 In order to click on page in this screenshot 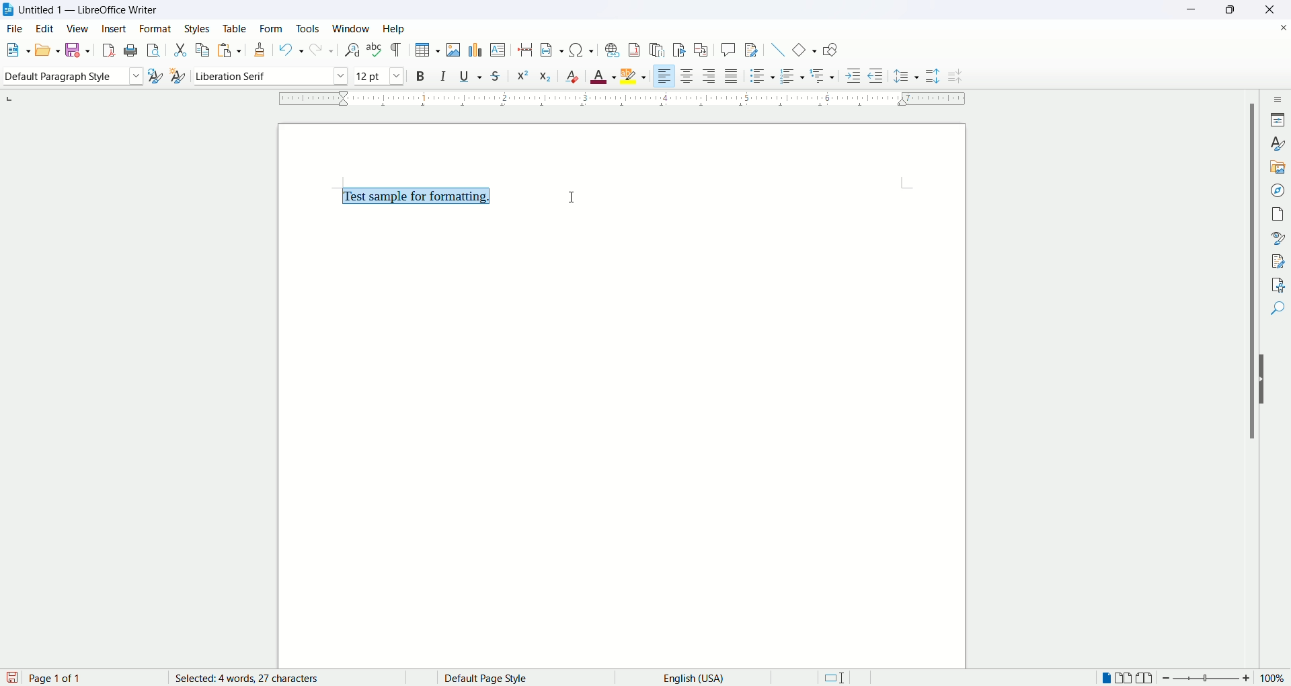, I will do `click(1276, 216)`.